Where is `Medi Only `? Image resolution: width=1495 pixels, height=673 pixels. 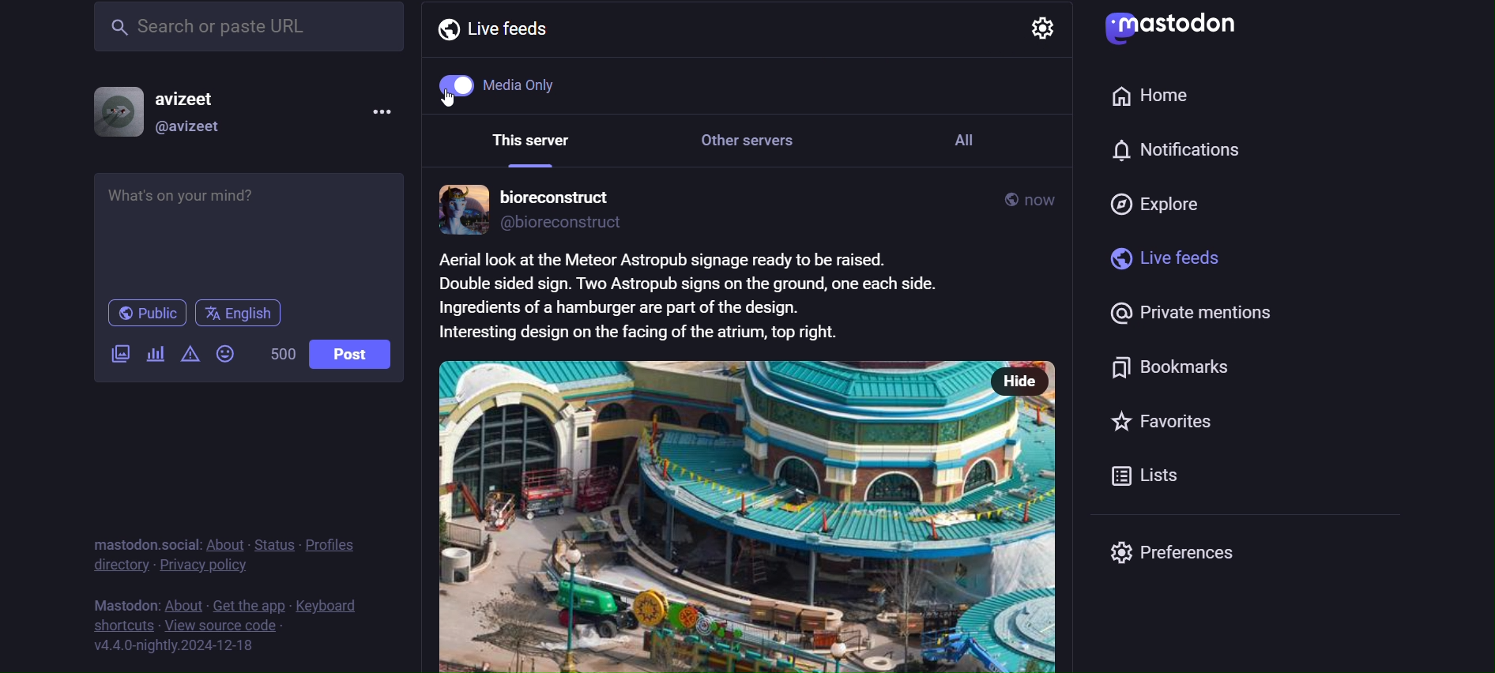 Medi Only  is located at coordinates (508, 87).